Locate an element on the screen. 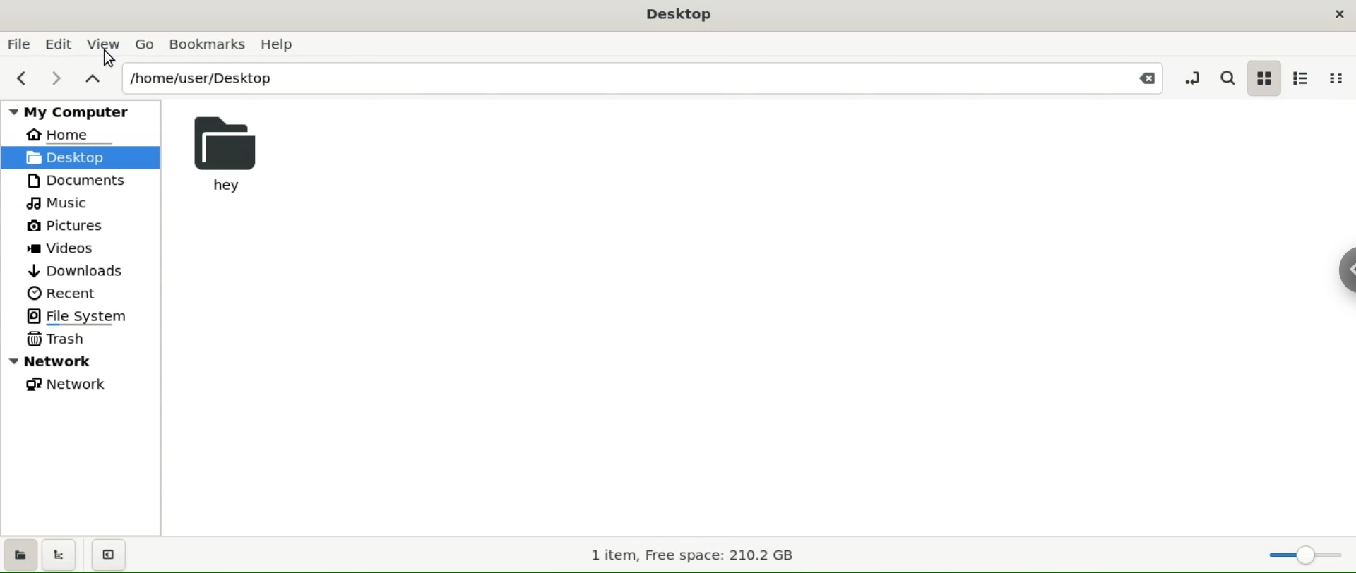 Image resolution: width=1356 pixels, height=573 pixels. my computer is located at coordinates (75, 111).